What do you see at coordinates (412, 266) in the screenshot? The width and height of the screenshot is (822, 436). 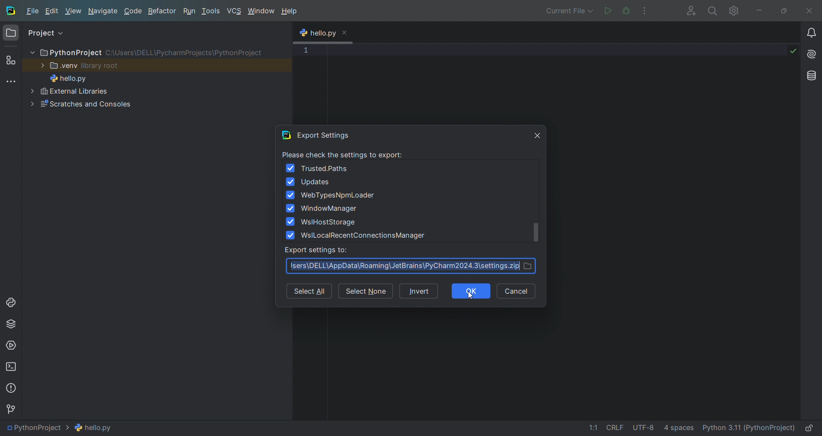 I see `file location` at bounding box center [412, 266].